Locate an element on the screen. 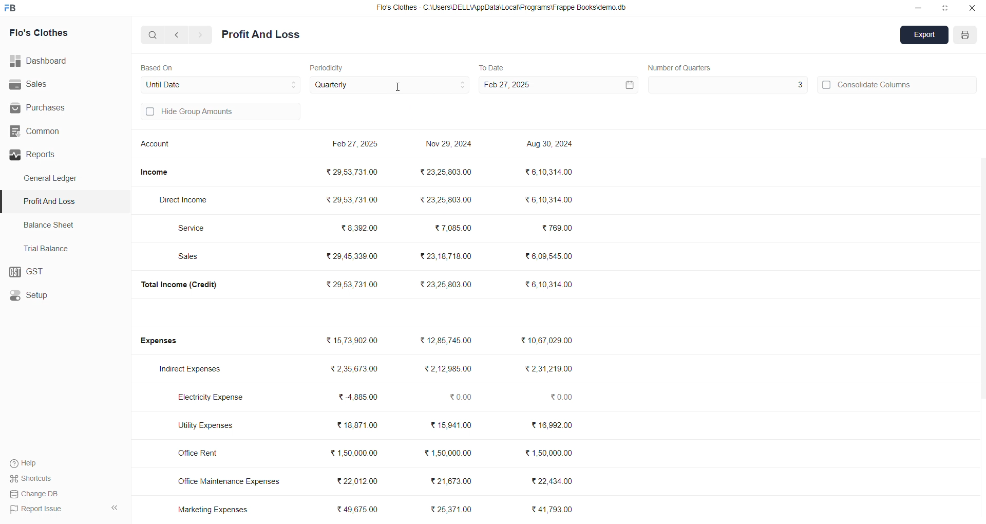 The height and width of the screenshot is (524, 986). navigate backward is located at coordinates (178, 34).